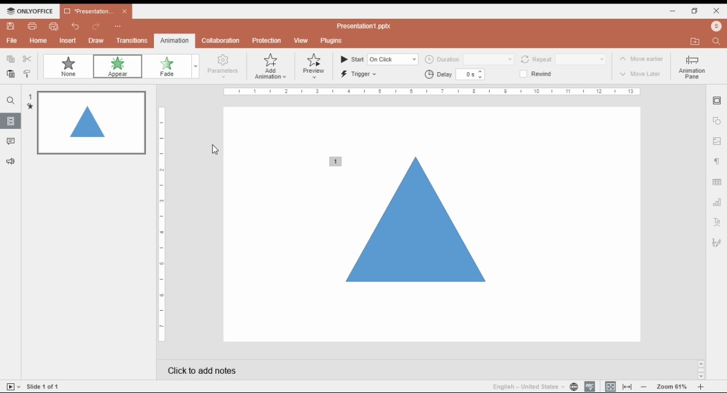 The image size is (727, 393). What do you see at coordinates (545, 74) in the screenshot?
I see `rewind` at bounding box center [545, 74].